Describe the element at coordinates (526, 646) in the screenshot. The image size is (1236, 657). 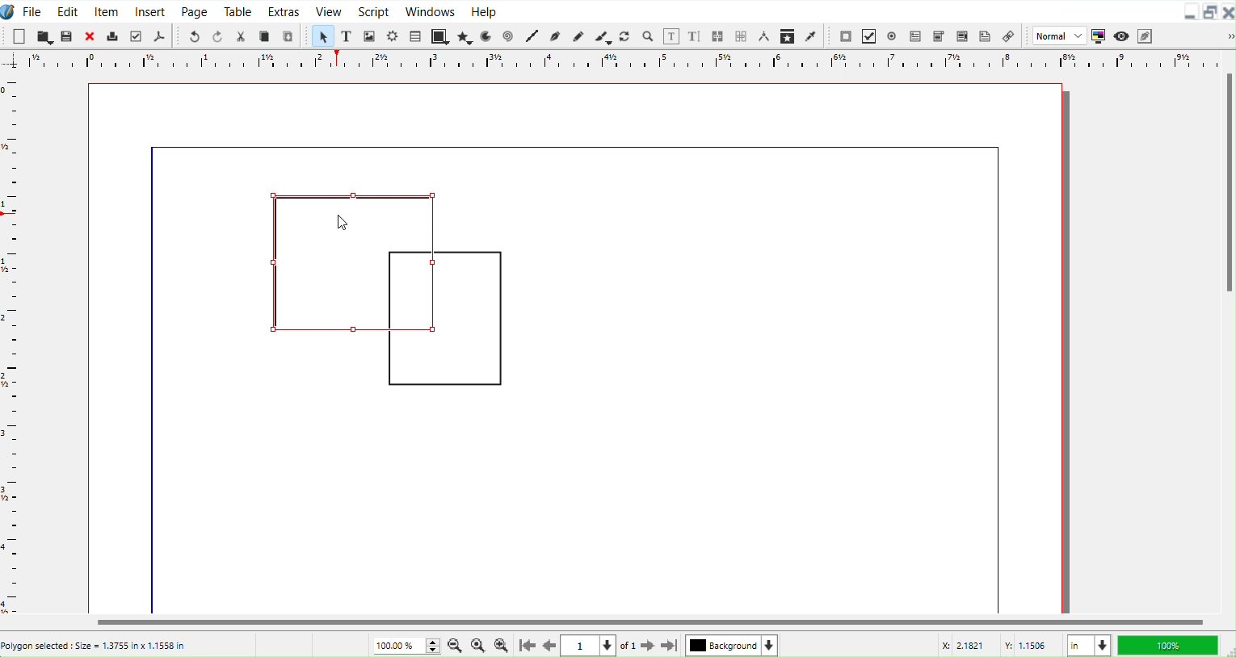
I see `Go to First Page` at that location.